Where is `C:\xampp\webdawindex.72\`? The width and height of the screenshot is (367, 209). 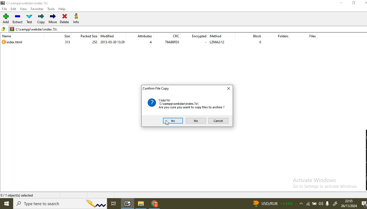 C:\xampp\webdawindex.72\ is located at coordinates (27, 2).